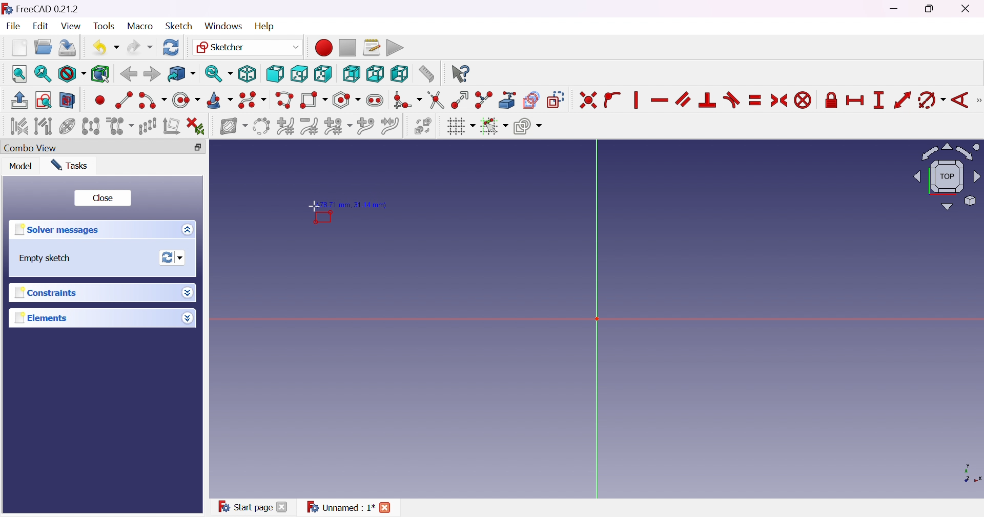 Image resolution: width=984 pixels, height=517 pixels. What do you see at coordinates (968, 9) in the screenshot?
I see `Close` at bounding box center [968, 9].